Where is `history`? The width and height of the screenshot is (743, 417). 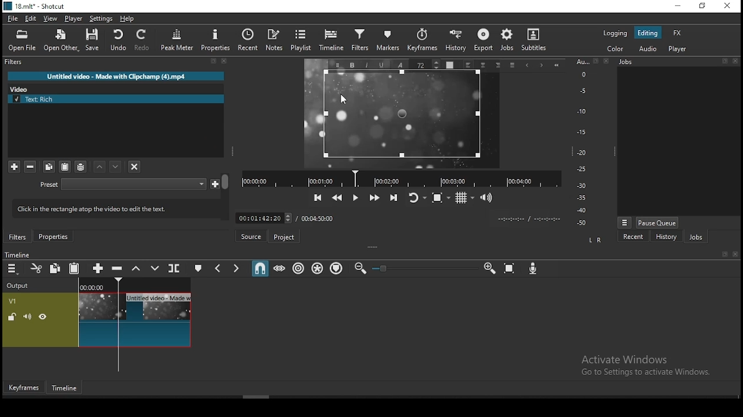
history is located at coordinates (455, 42).